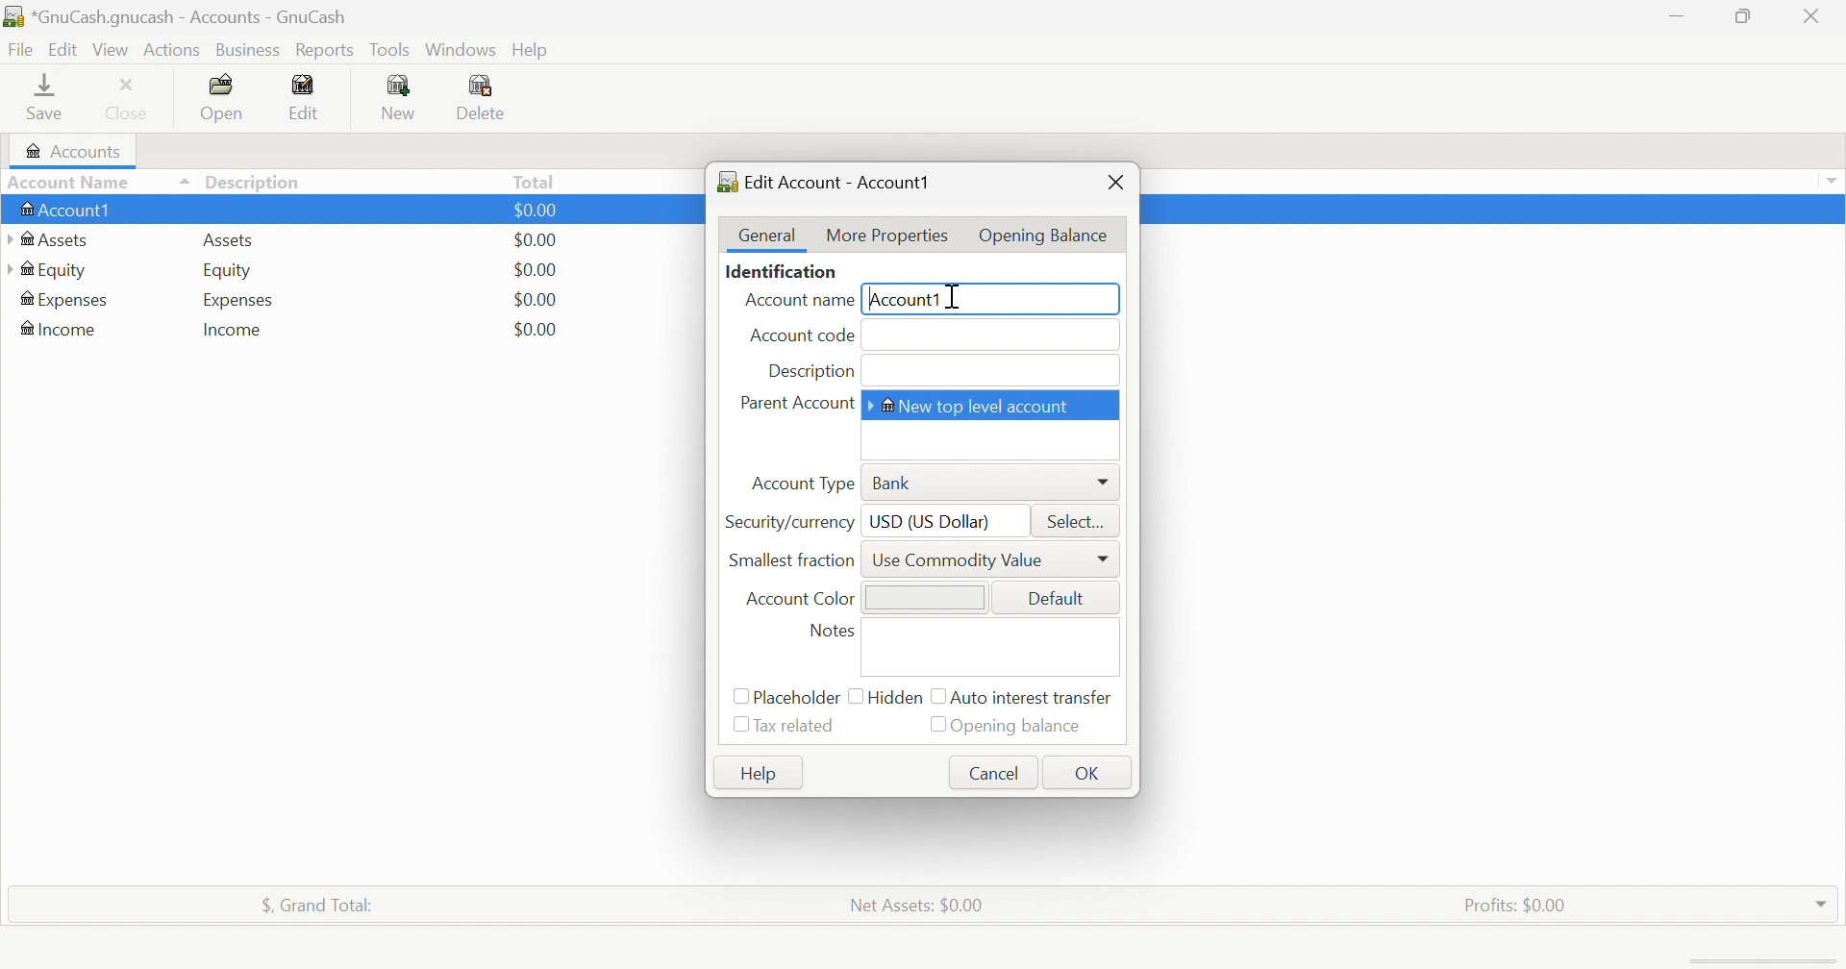  I want to click on View, so click(112, 50).